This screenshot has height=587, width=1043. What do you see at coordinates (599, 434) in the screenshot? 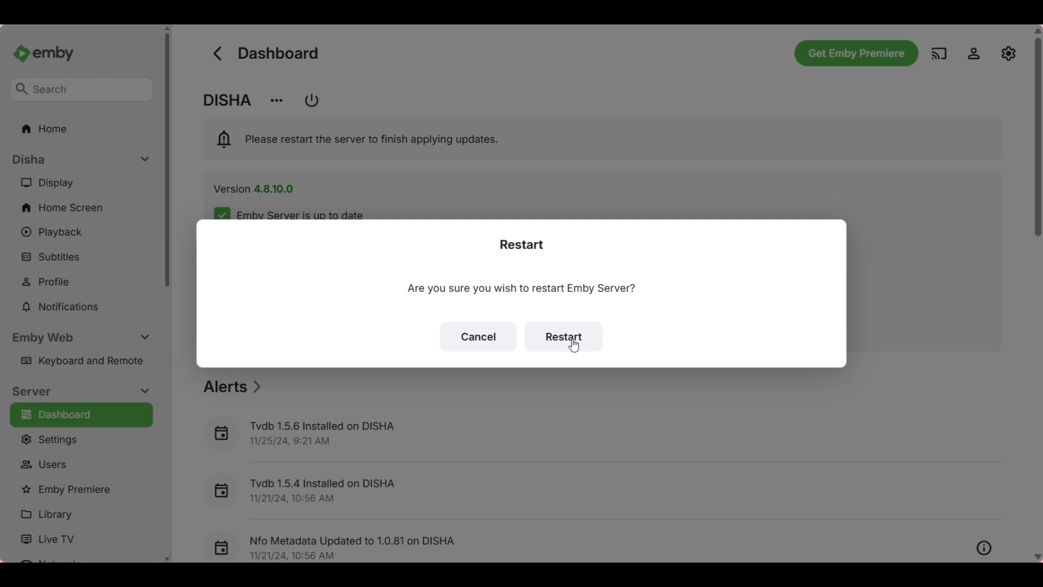
I see `Recent alert` at bounding box center [599, 434].